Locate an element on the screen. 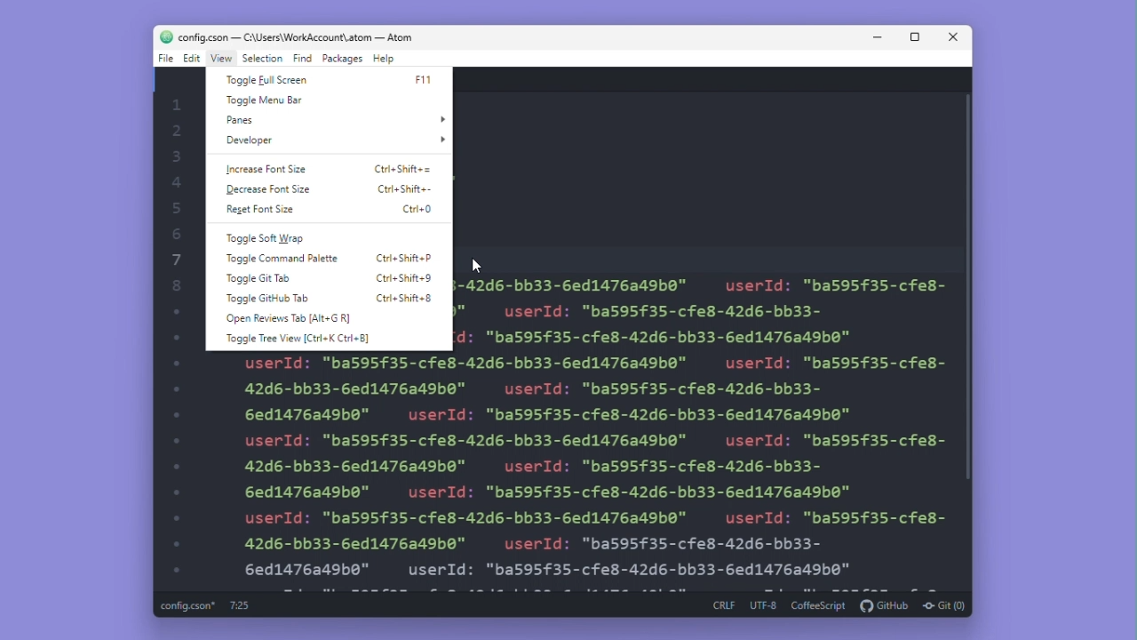  1 2 3 4 5 6 7 is located at coordinates (179, 327).